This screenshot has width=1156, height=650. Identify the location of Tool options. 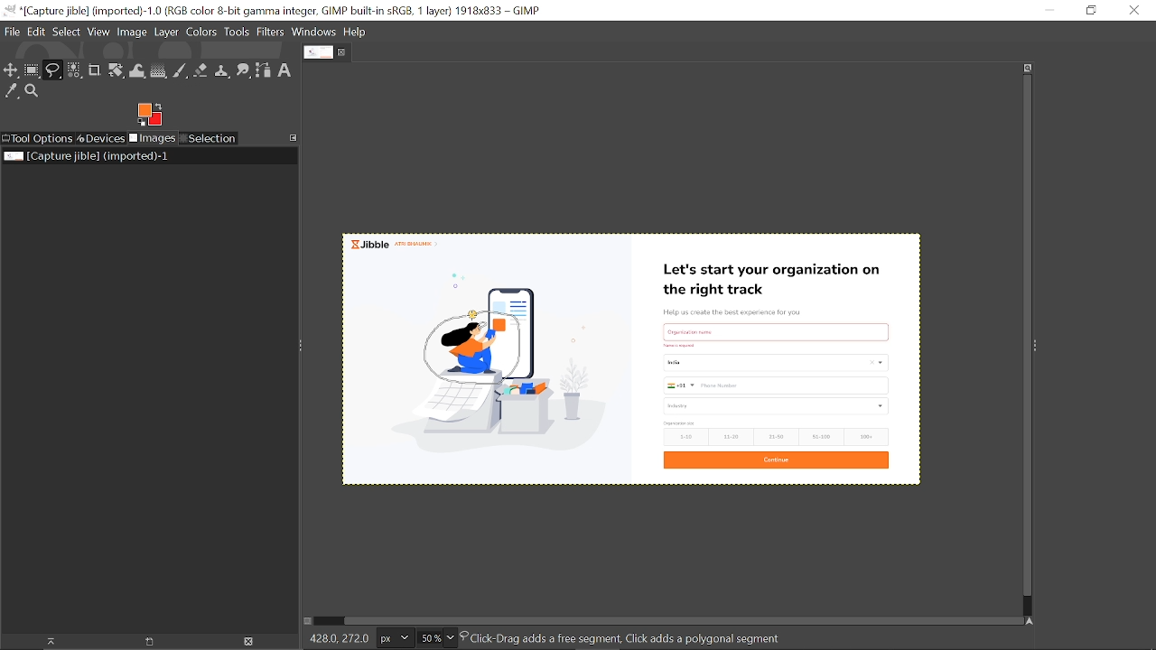
(37, 139).